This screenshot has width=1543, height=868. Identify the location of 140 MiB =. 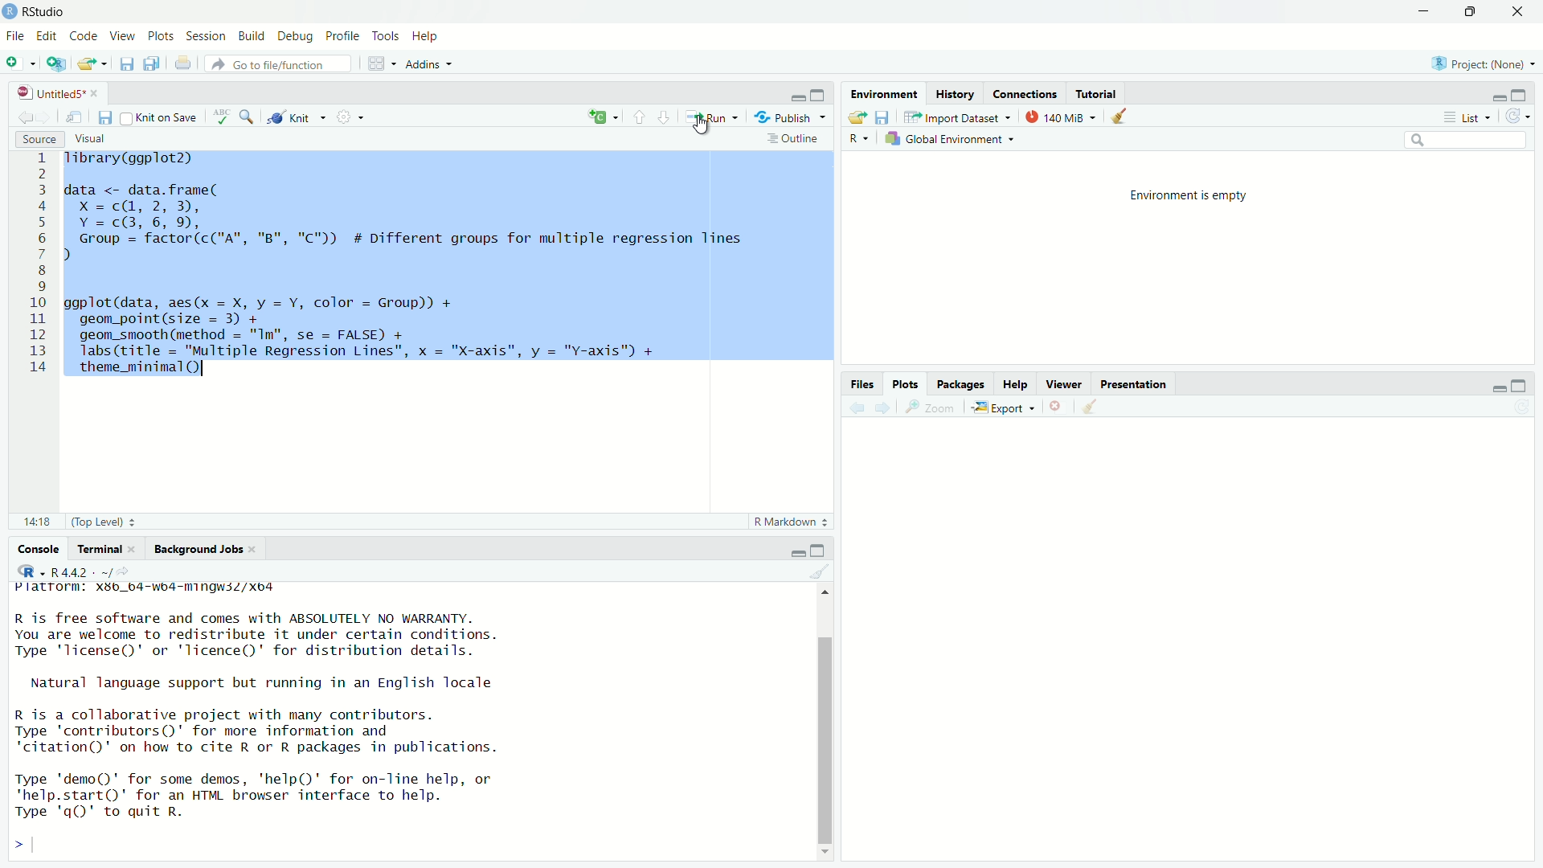
(1058, 117).